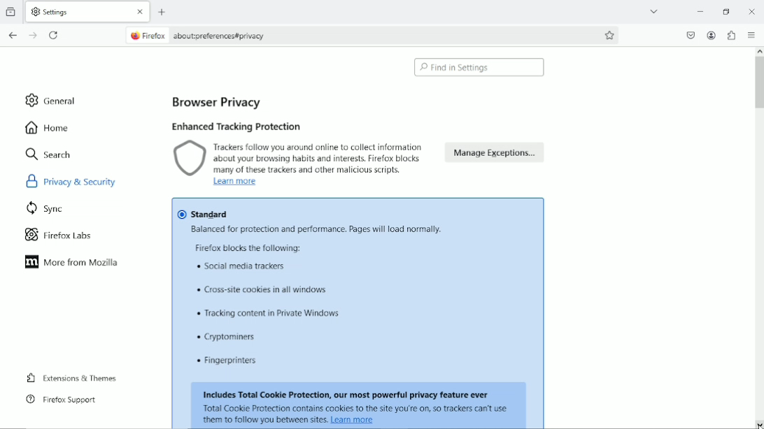 The width and height of the screenshot is (764, 429). Describe the element at coordinates (147, 35) in the screenshot. I see `firefox` at that location.